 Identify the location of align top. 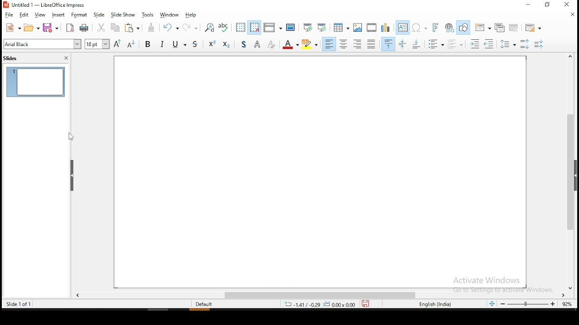
(389, 44).